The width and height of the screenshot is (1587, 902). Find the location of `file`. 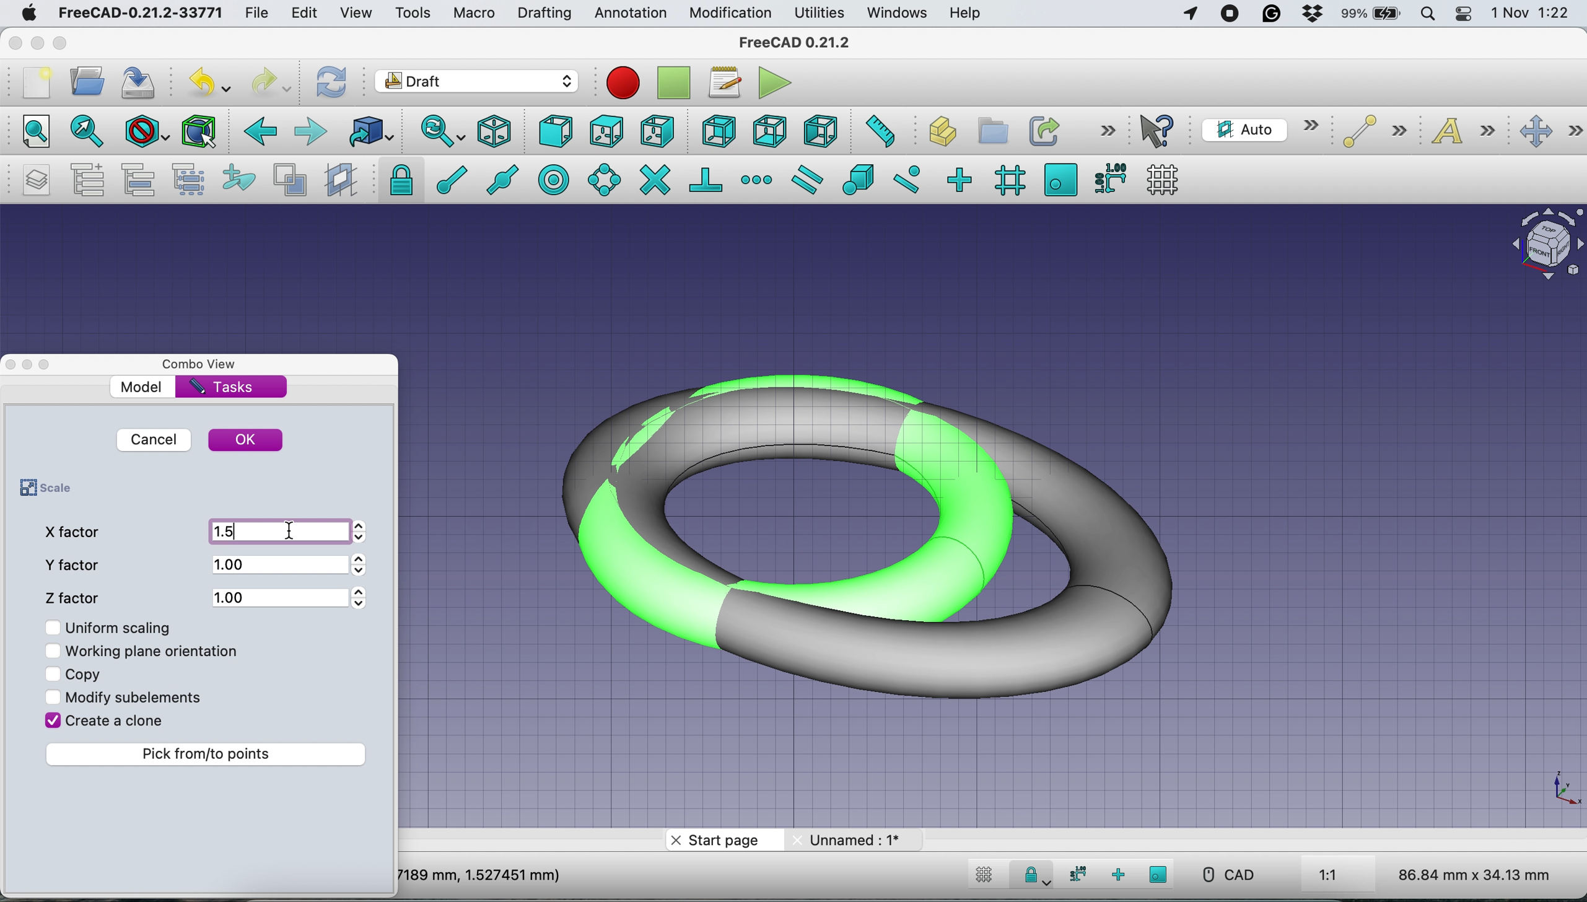

file is located at coordinates (261, 13).